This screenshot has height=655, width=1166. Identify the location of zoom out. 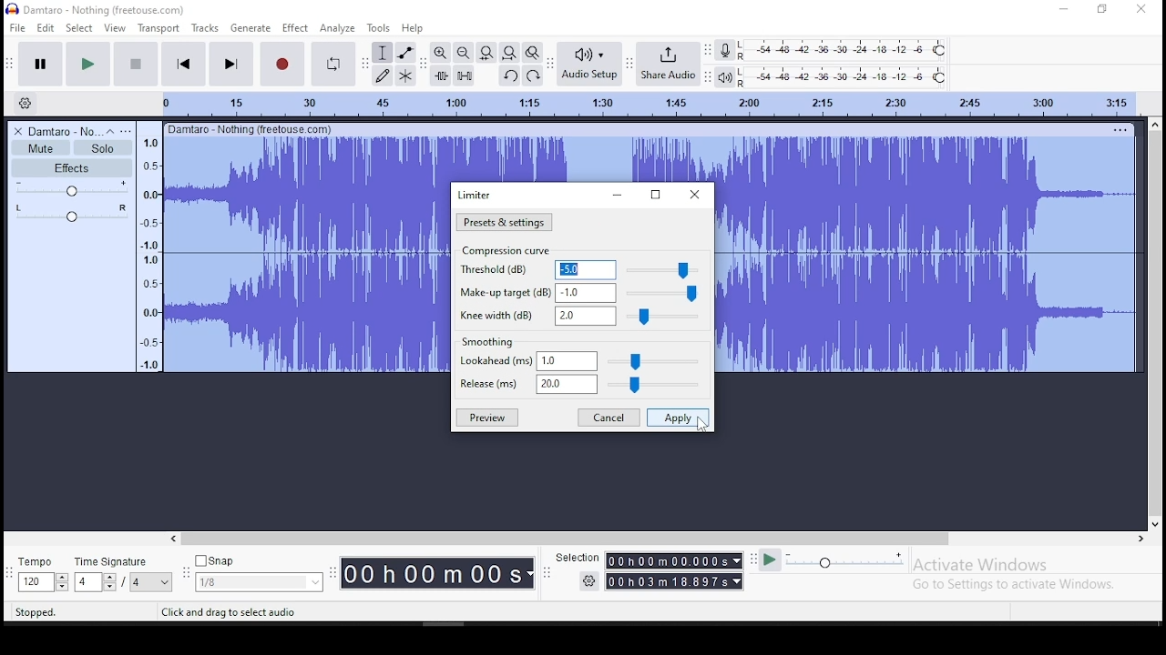
(462, 52).